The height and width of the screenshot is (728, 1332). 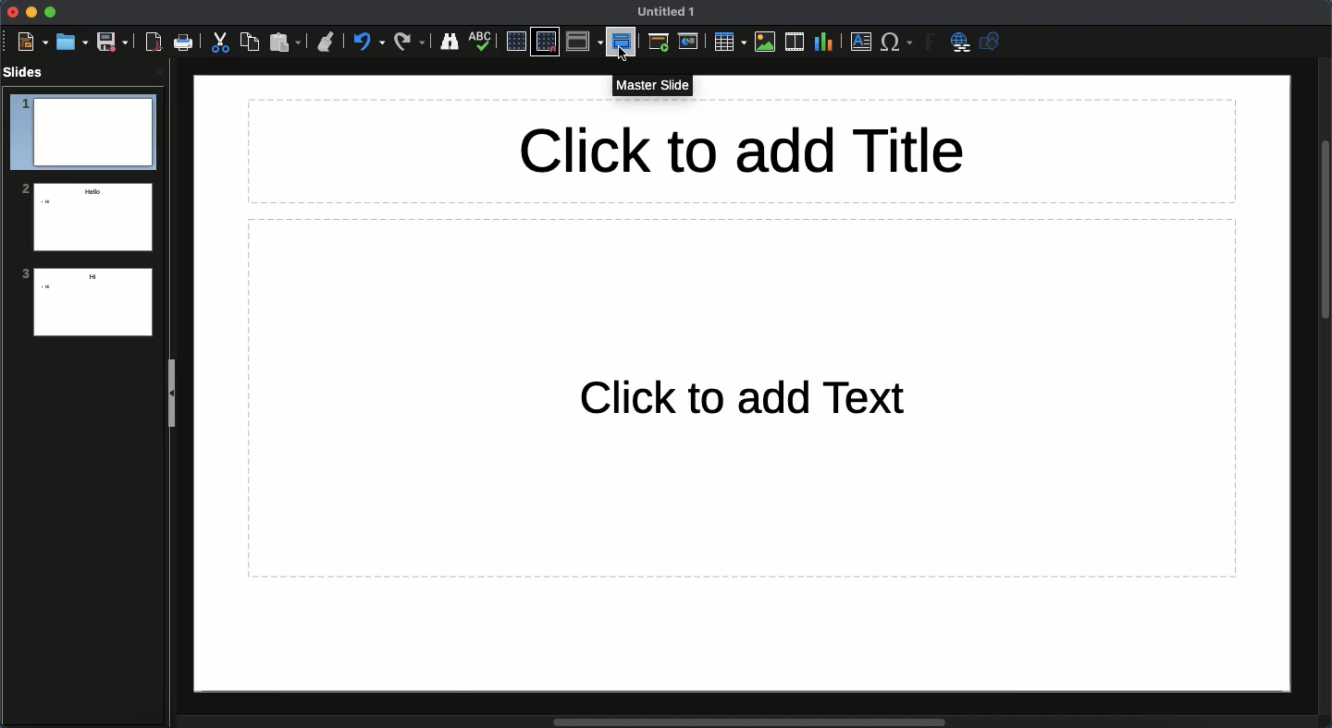 What do you see at coordinates (112, 42) in the screenshot?
I see `Save` at bounding box center [112, 42].